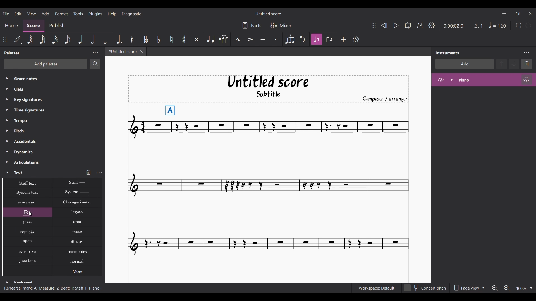  I want to click on Hide piano, so click(441, 80).